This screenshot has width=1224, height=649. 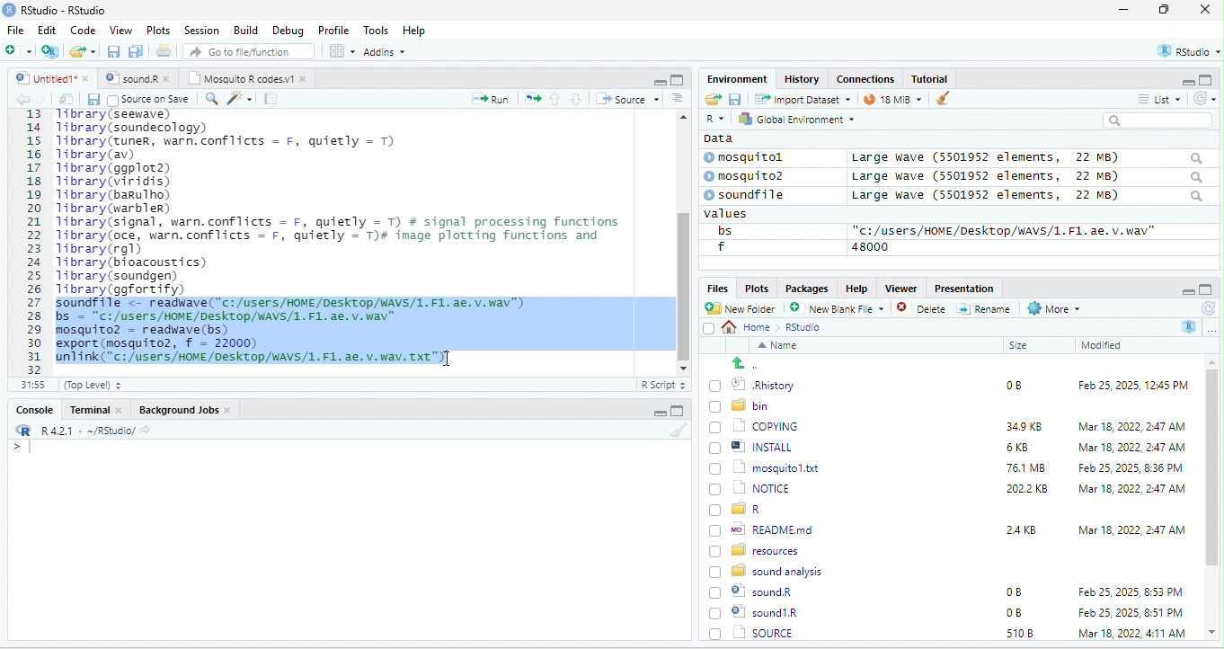 What do you see at coordinates (804, 327) in the screenshot?
I see `Rstudio` at bounding box center [804, 327].